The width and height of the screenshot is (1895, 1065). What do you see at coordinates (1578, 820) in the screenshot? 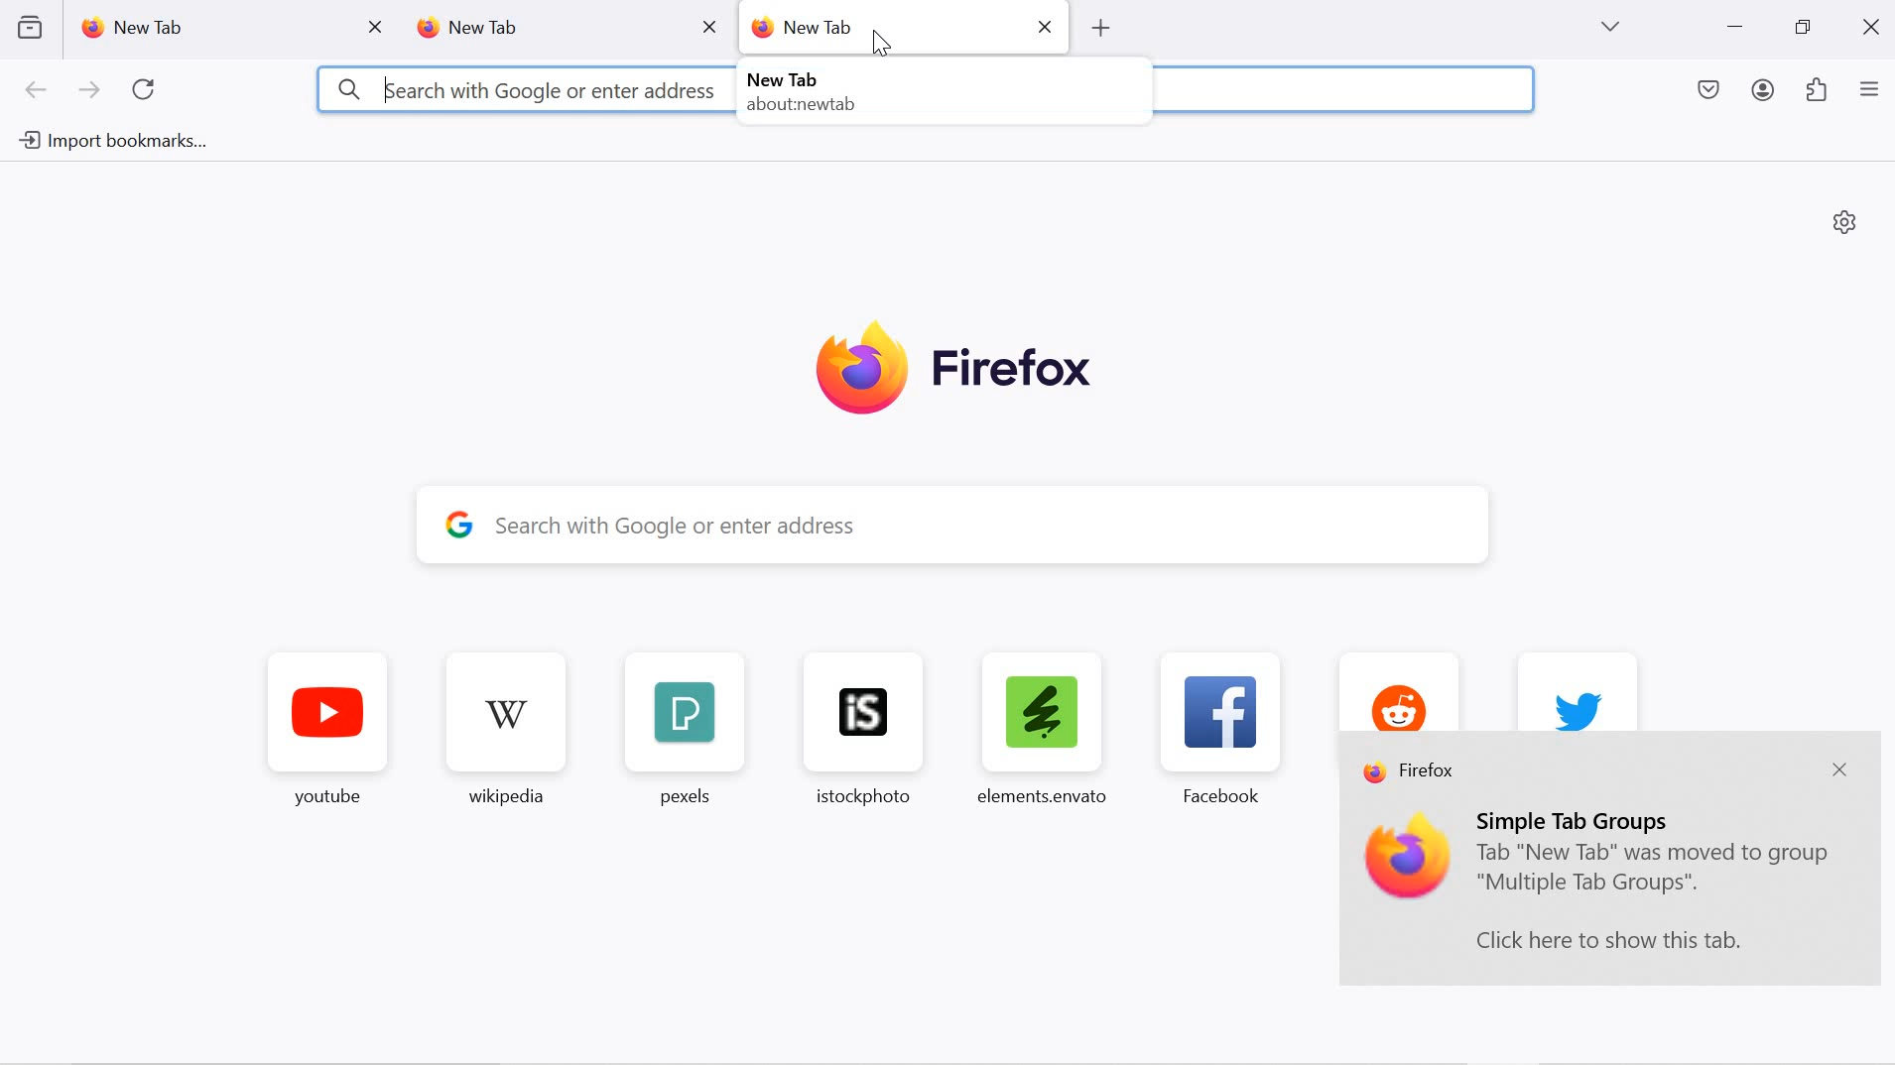
I see `simple tab groups` at bounding box center [1578, 820].